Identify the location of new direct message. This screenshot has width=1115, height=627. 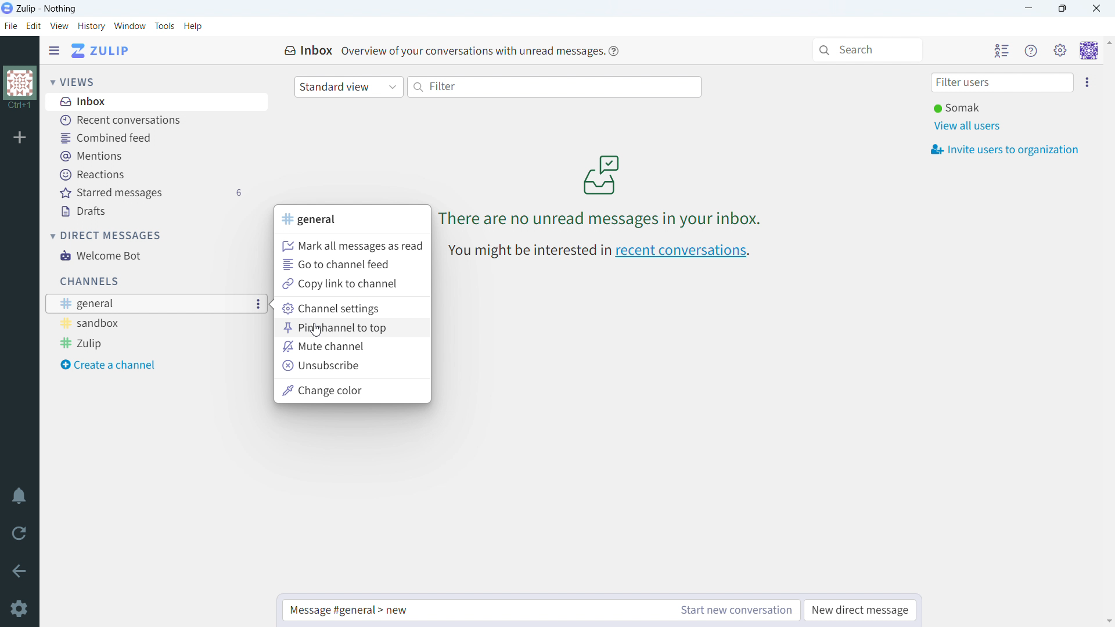
(862, 610).